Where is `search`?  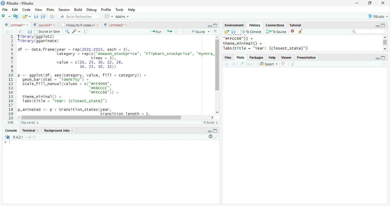 search is located at coordinates (67, 31).